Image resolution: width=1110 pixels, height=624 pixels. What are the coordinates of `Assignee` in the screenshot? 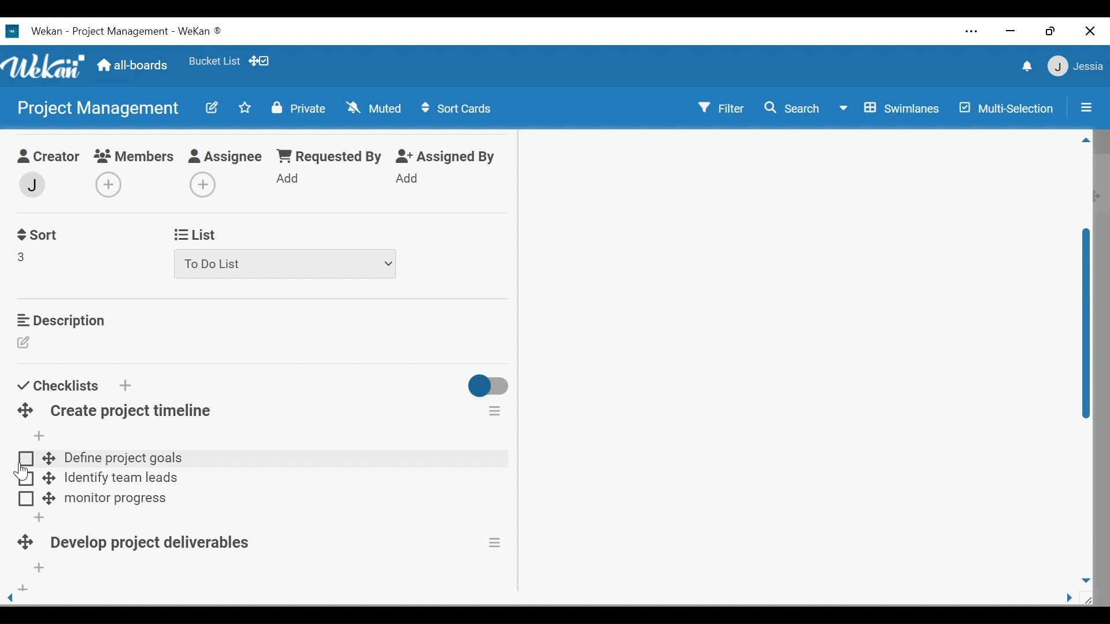 It's located at (227, 157).